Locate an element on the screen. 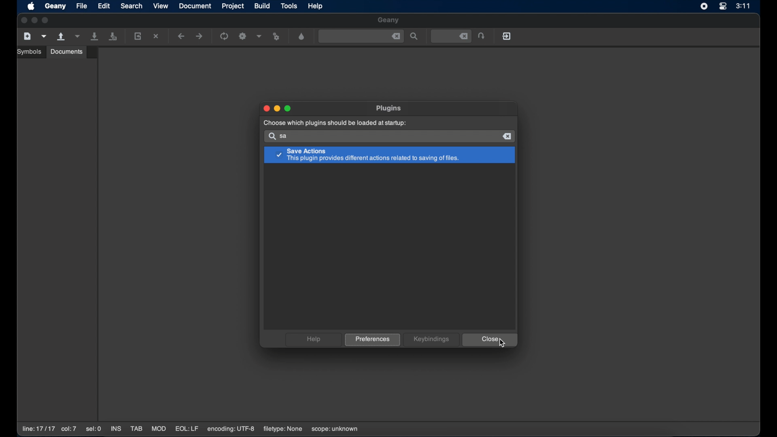 The height and width of the screenshot is (437, 777). search is located at coordinates (132, 6).